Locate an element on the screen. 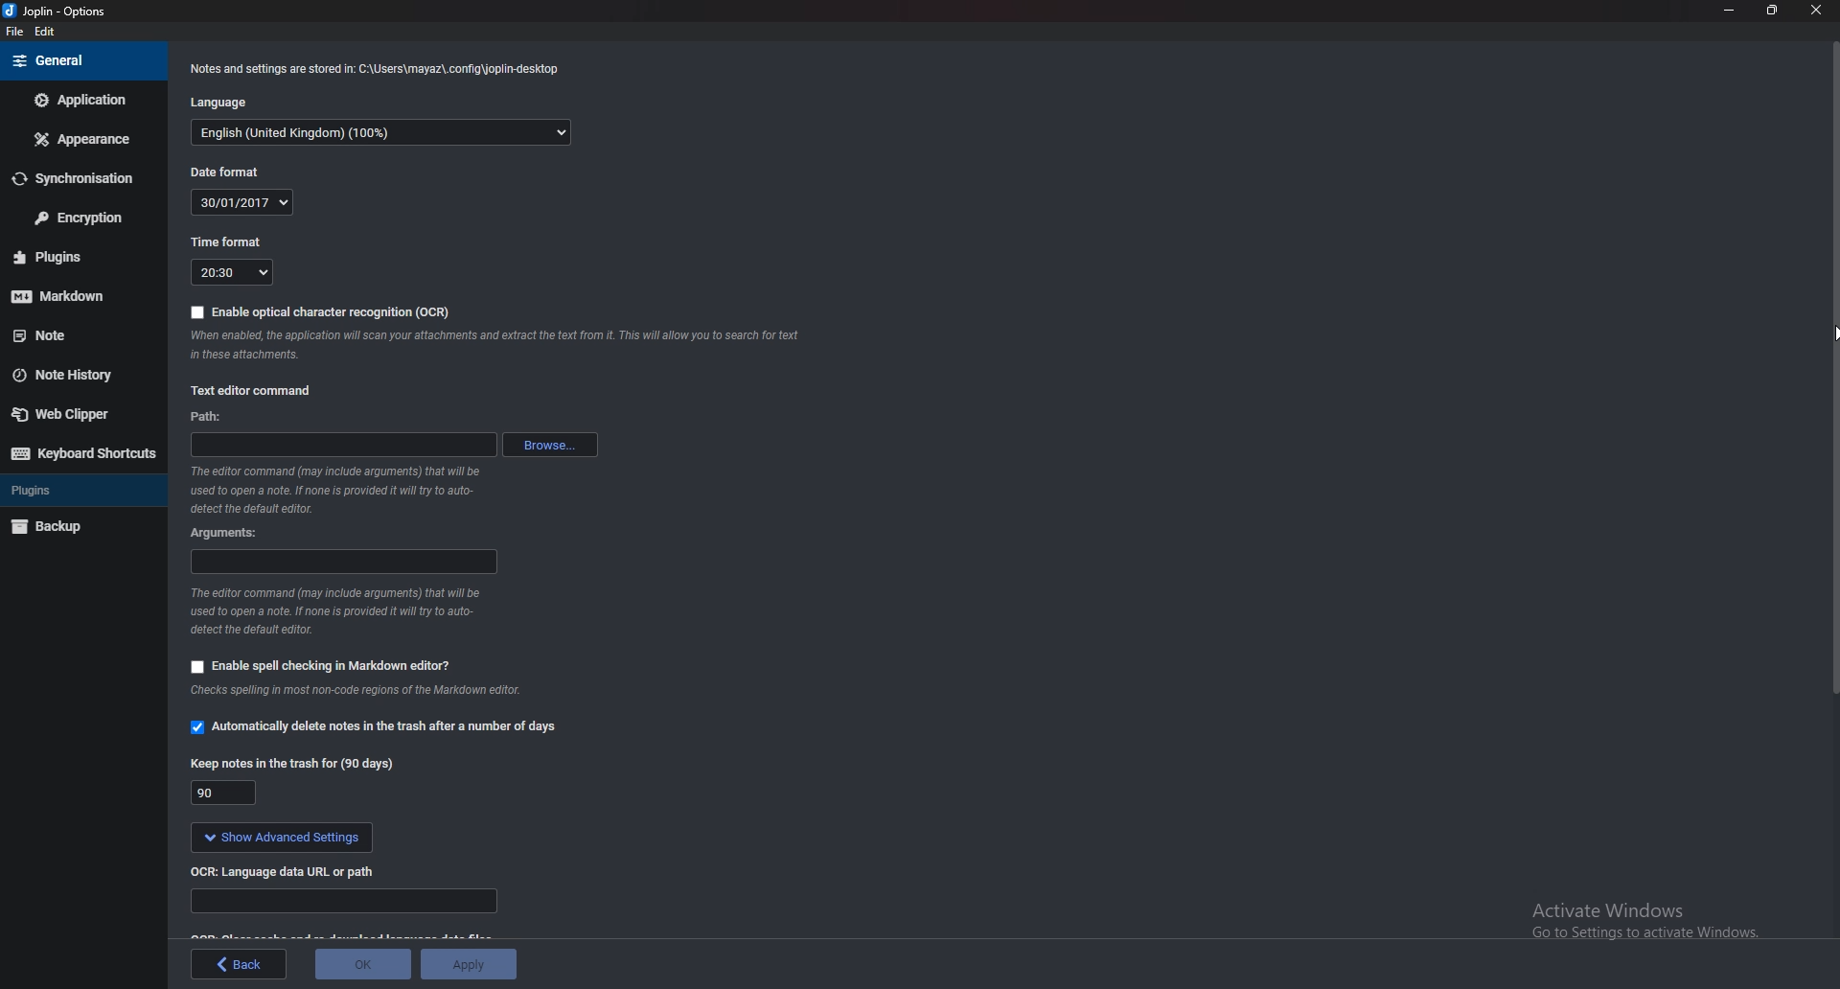 This screenshot has height=989, width=1840. Browse is located at coordinates (549, 443).